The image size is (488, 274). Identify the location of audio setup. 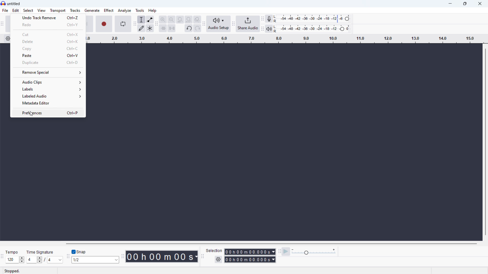
(218, 24).